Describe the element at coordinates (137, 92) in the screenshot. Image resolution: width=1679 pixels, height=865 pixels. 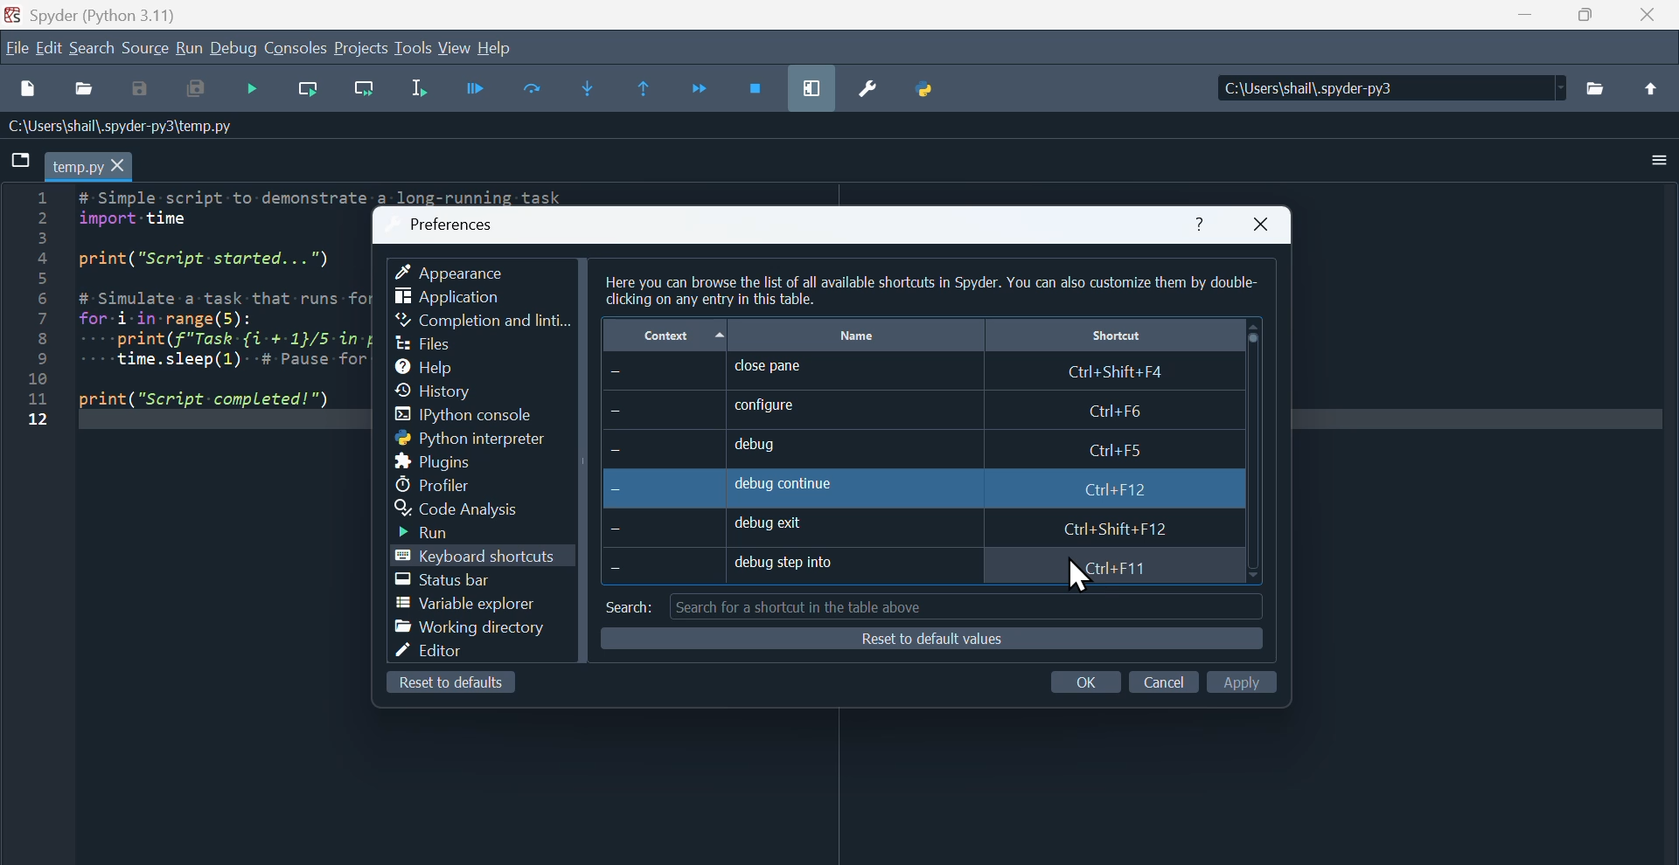
I see `` at that location.